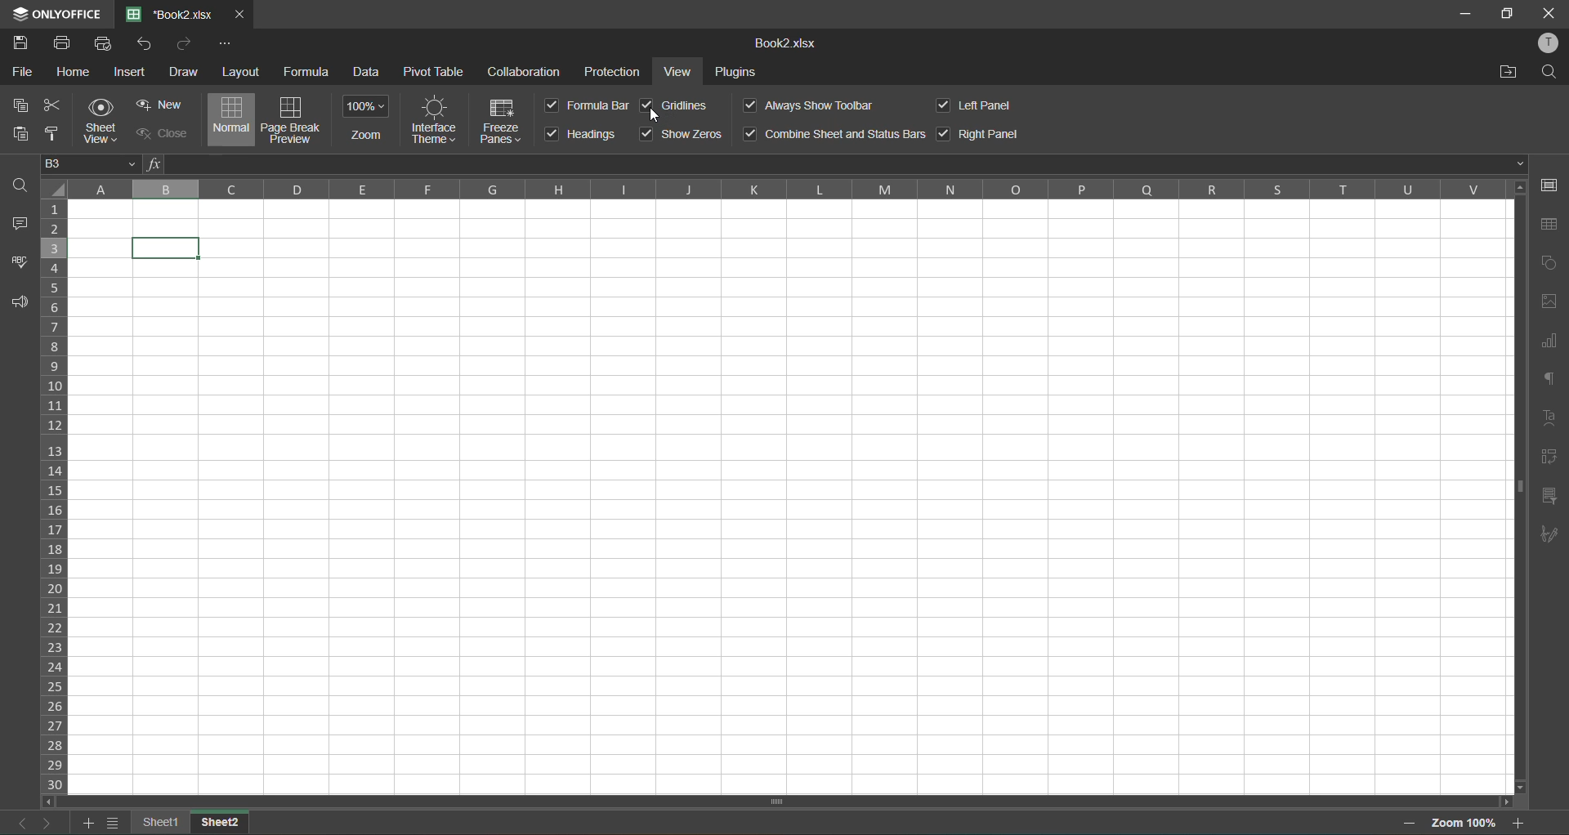 This screenshot has height=835, width=1569. Describe the element at coordinates (129, 71) in the screenshot. I see `insert` at that location.